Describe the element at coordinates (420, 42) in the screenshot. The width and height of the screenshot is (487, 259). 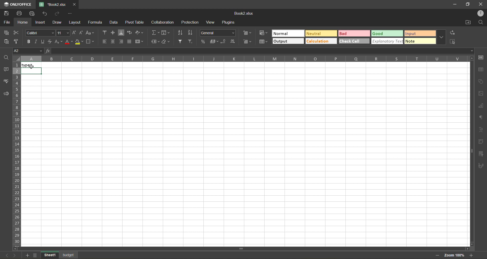
I see `note` at that location.